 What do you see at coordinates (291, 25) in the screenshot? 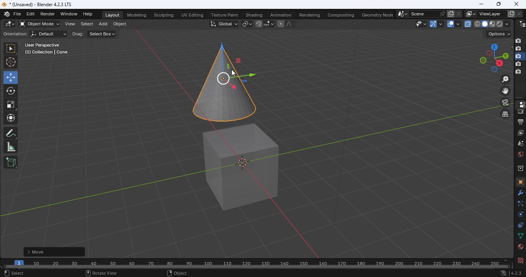
I see `Proportional editing falloff` at bounding box center [291, 25].